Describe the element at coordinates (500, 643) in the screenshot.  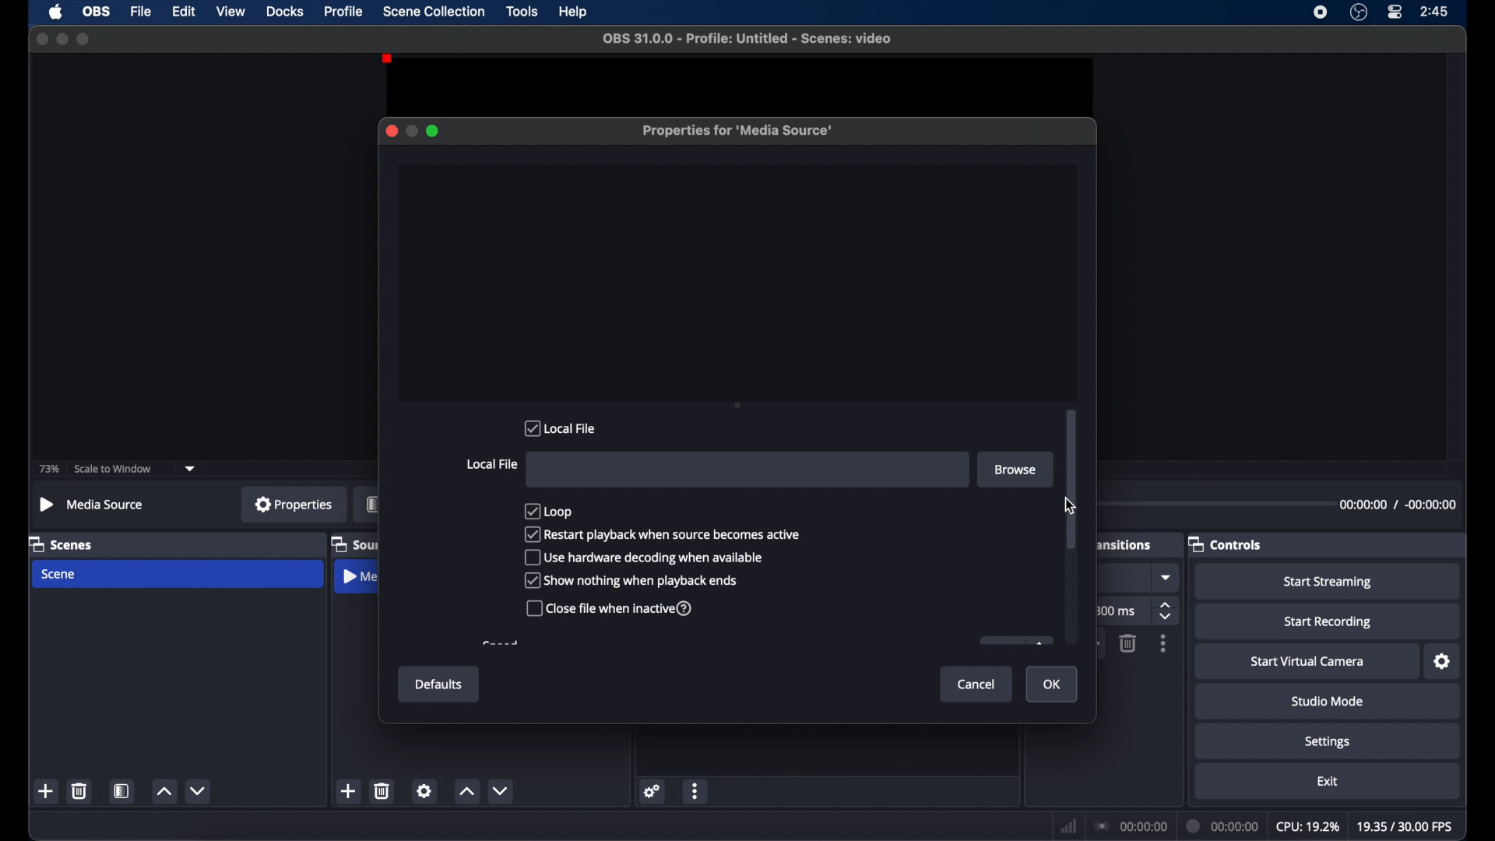
I see `obscured text` at that location.